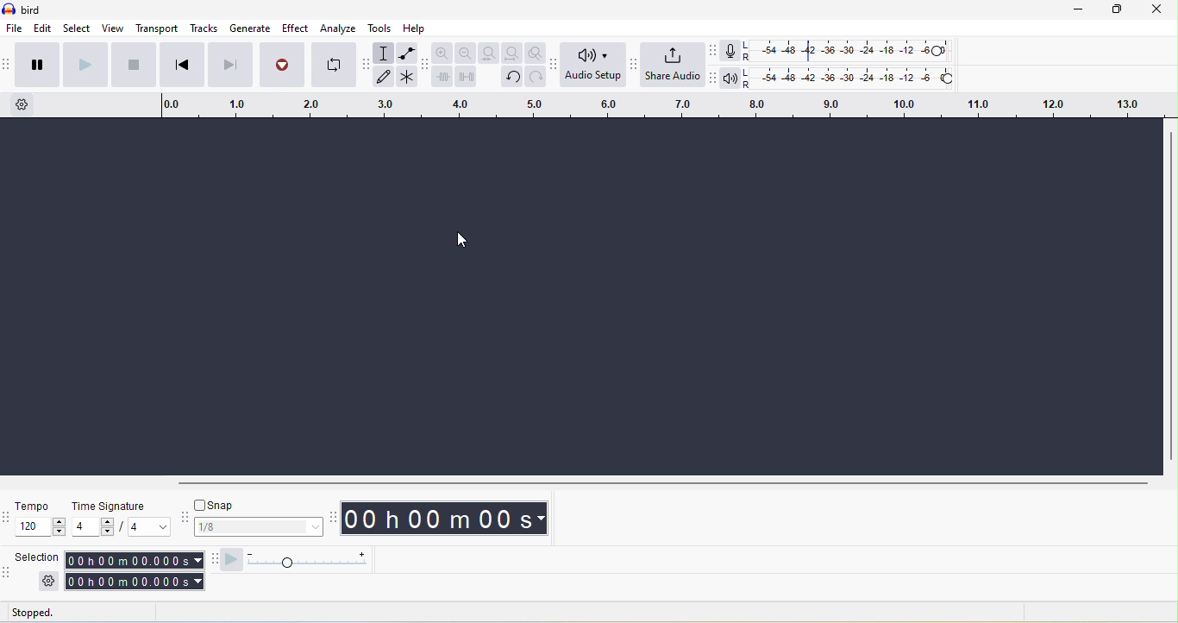 The height and width of the screenshot is (623, 1178). I want to click on audacity share audio toolbar, so click(634, 63).